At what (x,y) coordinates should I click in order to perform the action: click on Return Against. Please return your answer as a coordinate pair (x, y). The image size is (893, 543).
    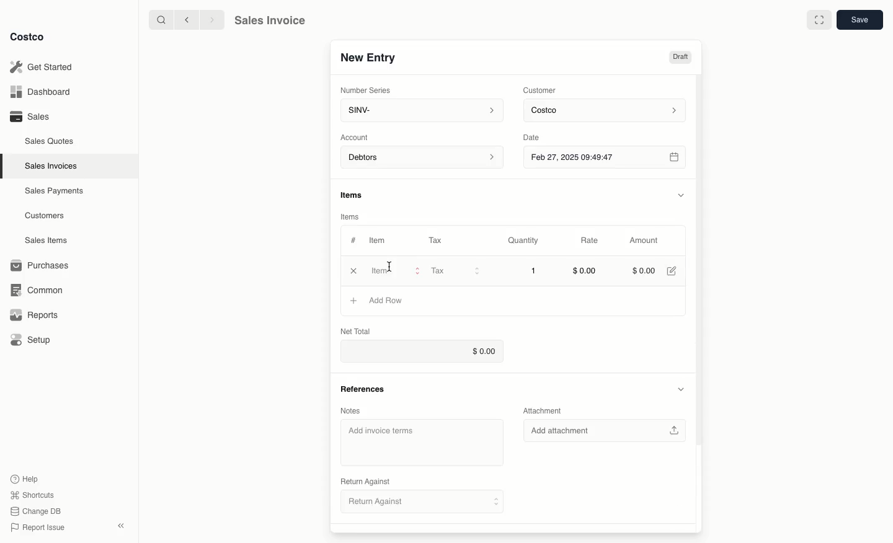
    Looking at the image, I should click on (413, 501).